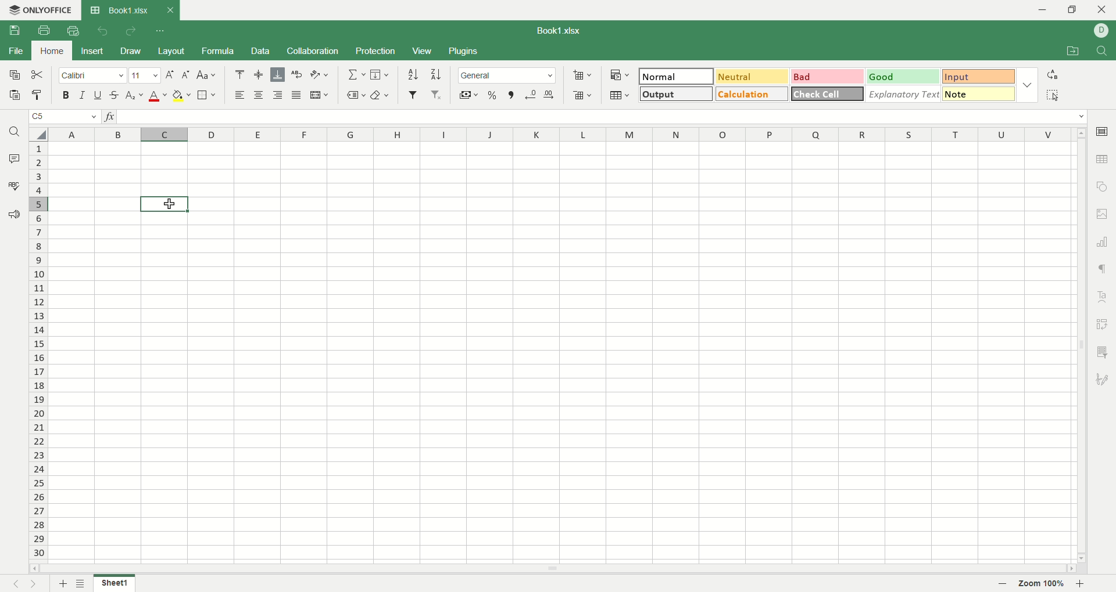 This screenshot has height=592, width=1116. Describe the element at coordinates (618, 74) in the screenshot. I see `conditional formatting` at that location.